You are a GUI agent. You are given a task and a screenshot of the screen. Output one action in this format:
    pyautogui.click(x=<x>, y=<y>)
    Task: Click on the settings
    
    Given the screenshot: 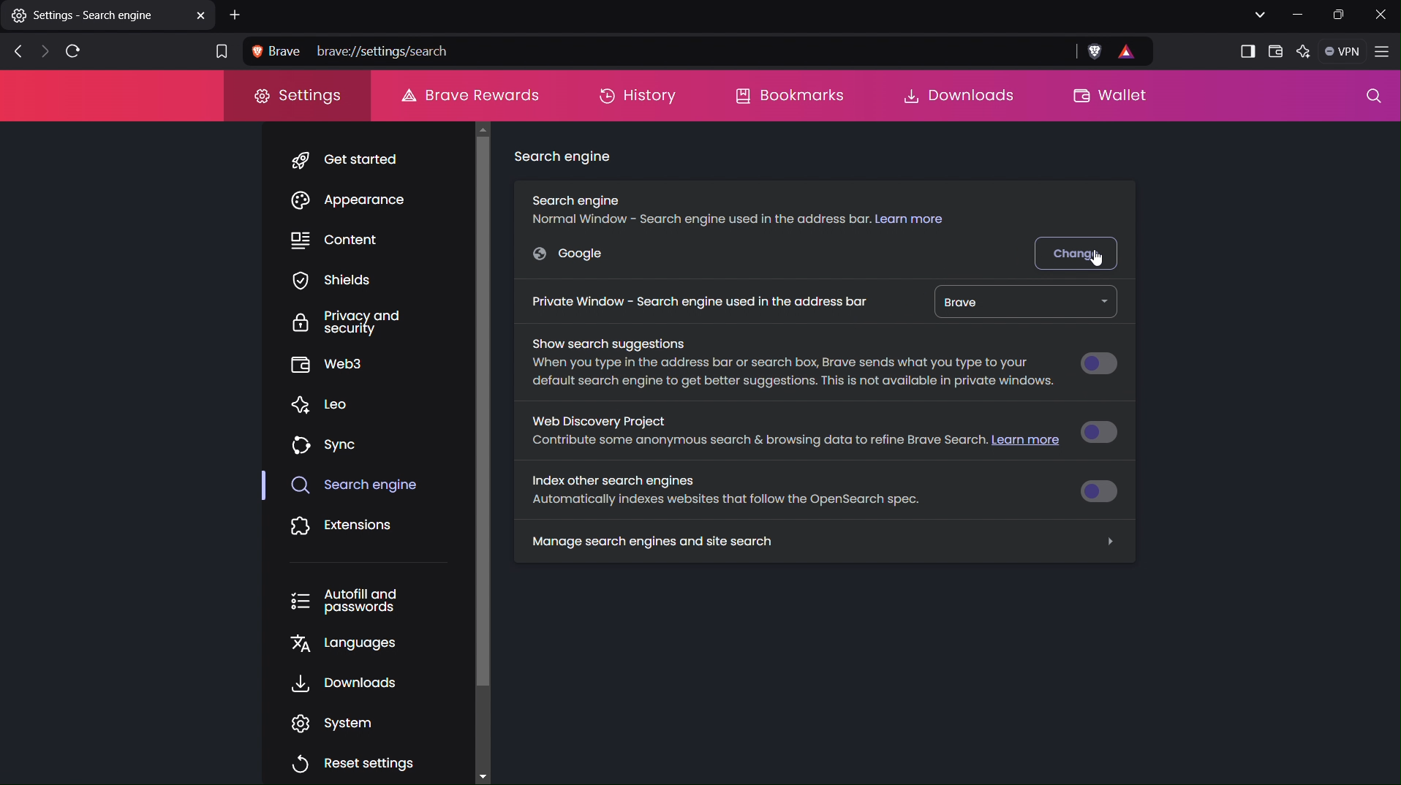 What is the action you would take?
    pyautogui.click(x=109, y=18)
    